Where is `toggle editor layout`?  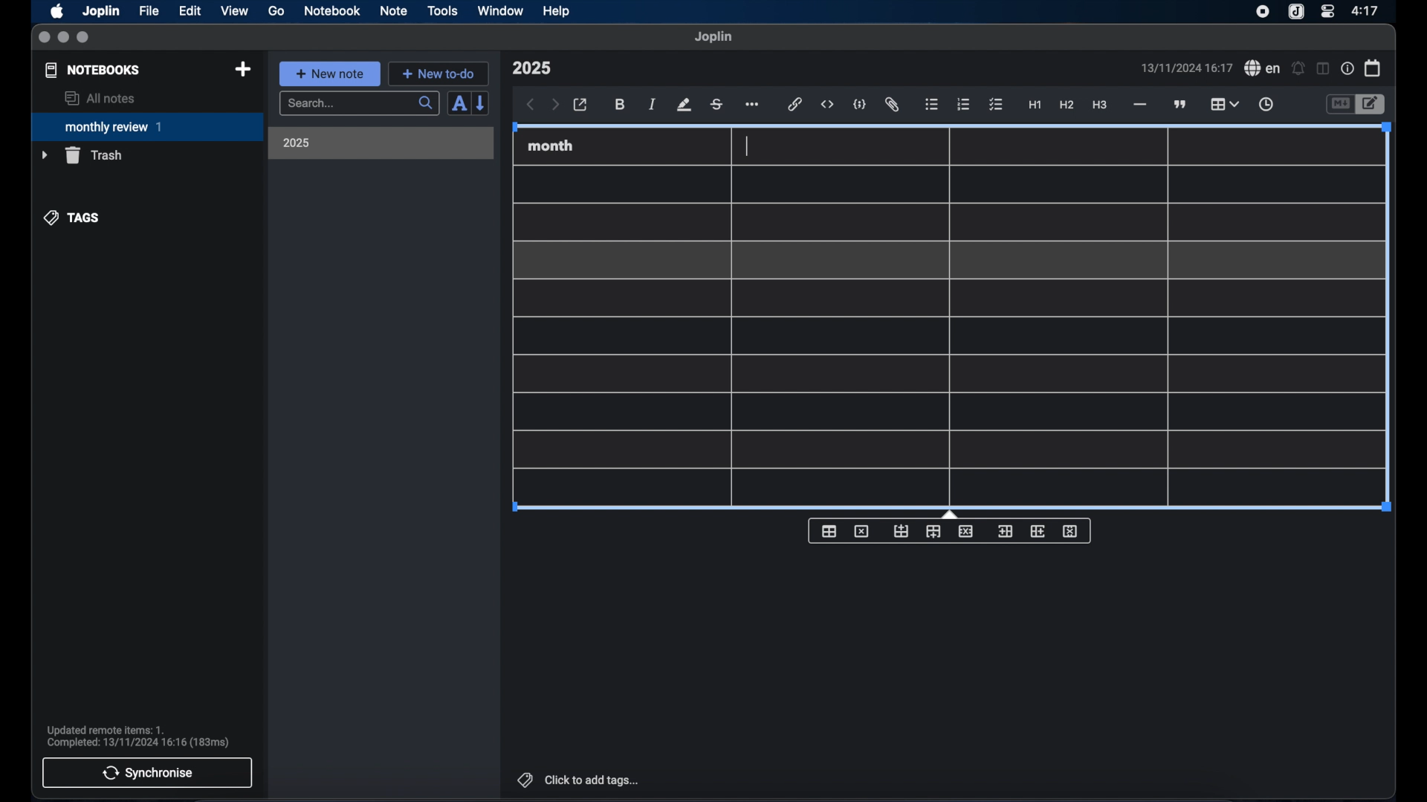
toggle editor layout is located at coordinates (1324, 68).